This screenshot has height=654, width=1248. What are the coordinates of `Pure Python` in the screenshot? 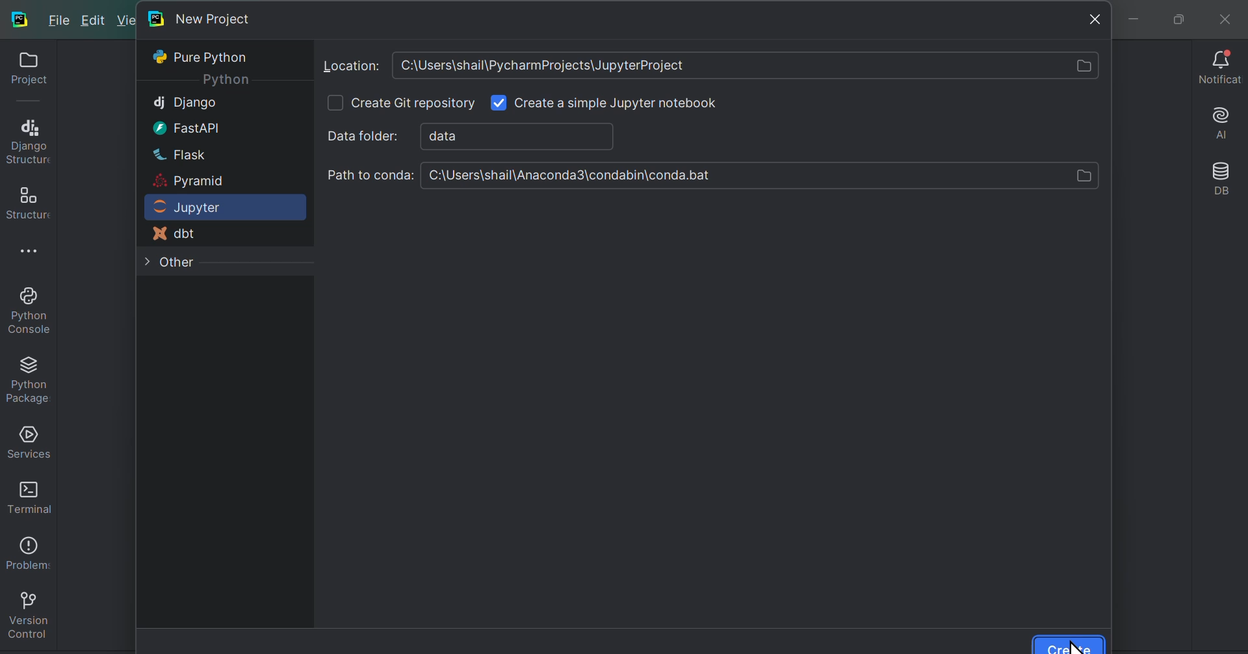 It's located at (205, 57).